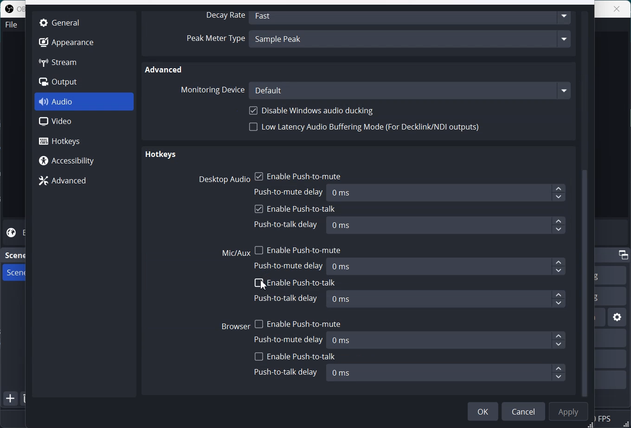  I want to click on Sample Peak, so click(412, 40).